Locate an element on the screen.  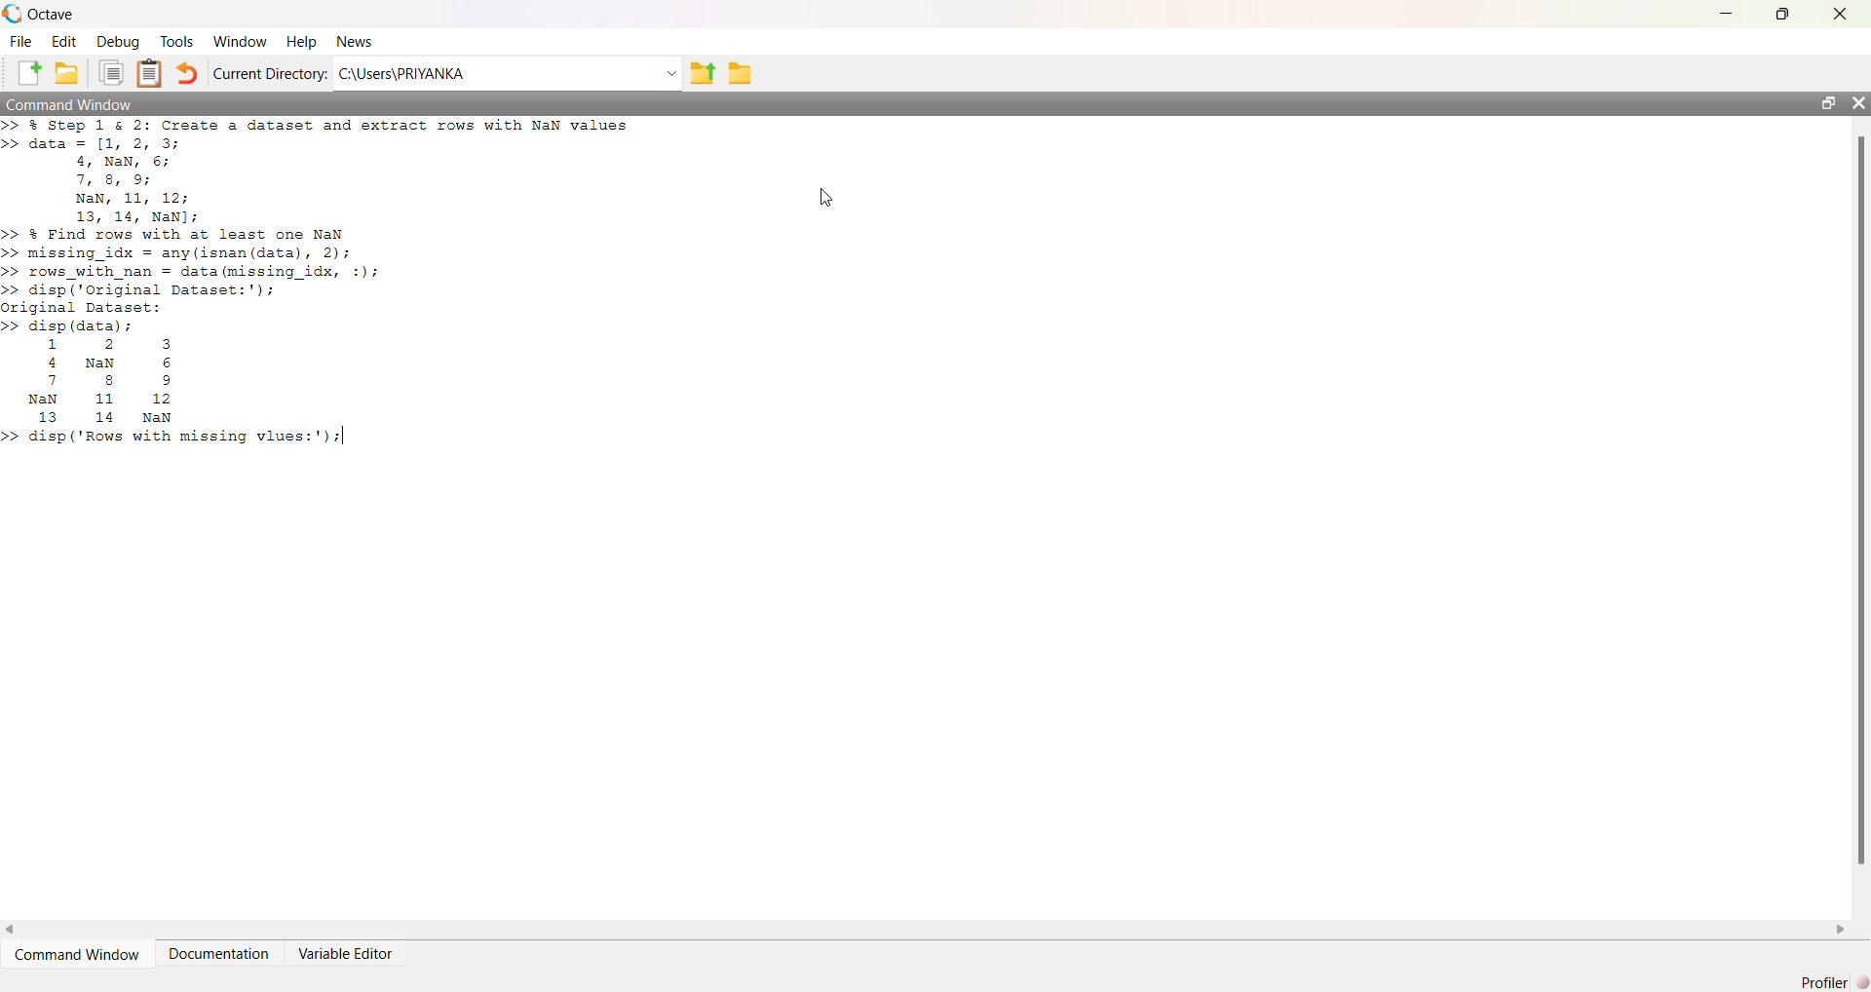
Current Directory: is located at coordinates (271, 73).